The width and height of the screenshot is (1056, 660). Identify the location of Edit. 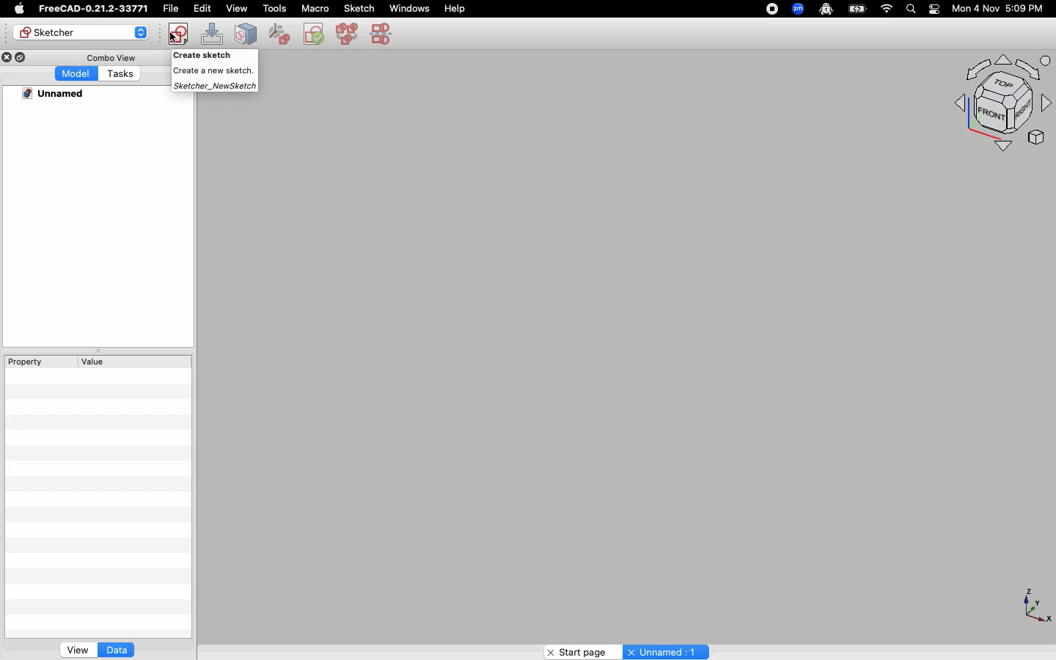
(202, 9).